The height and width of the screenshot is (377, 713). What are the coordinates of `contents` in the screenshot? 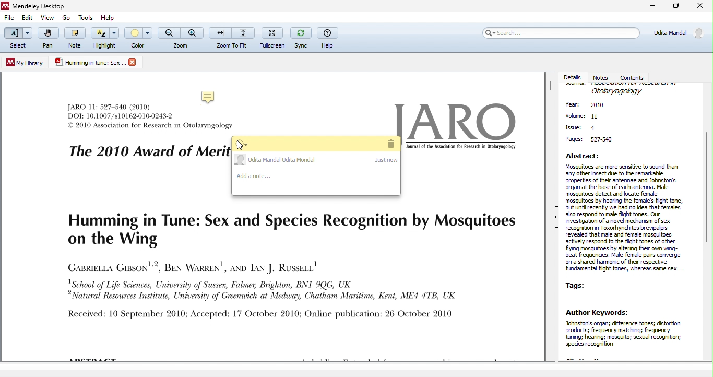 It's located at (634, 77).